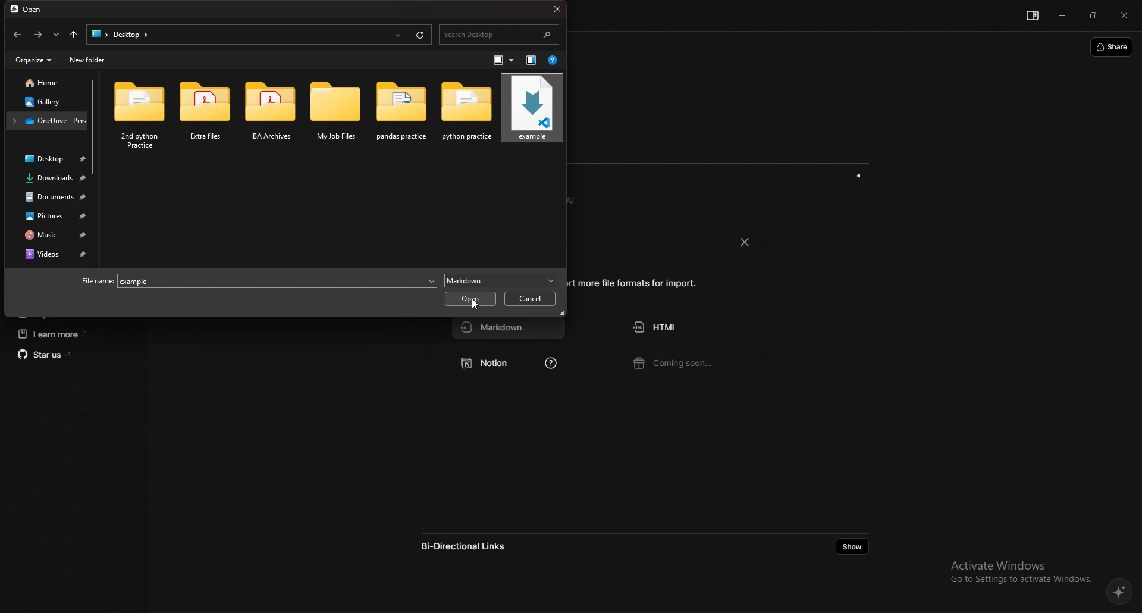 This screenshot has height=613, width=1142. What do you see at coordinates (42, 83) in the screenshot?
I see `home` at bounding box center [42, 83].